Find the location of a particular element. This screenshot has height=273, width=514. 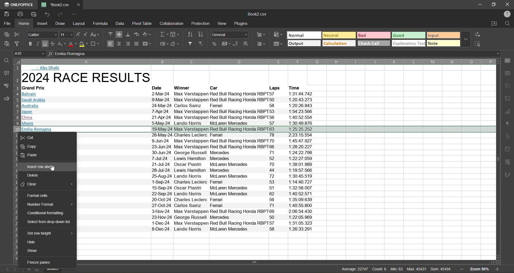

show is located at coordinates (33, 251).